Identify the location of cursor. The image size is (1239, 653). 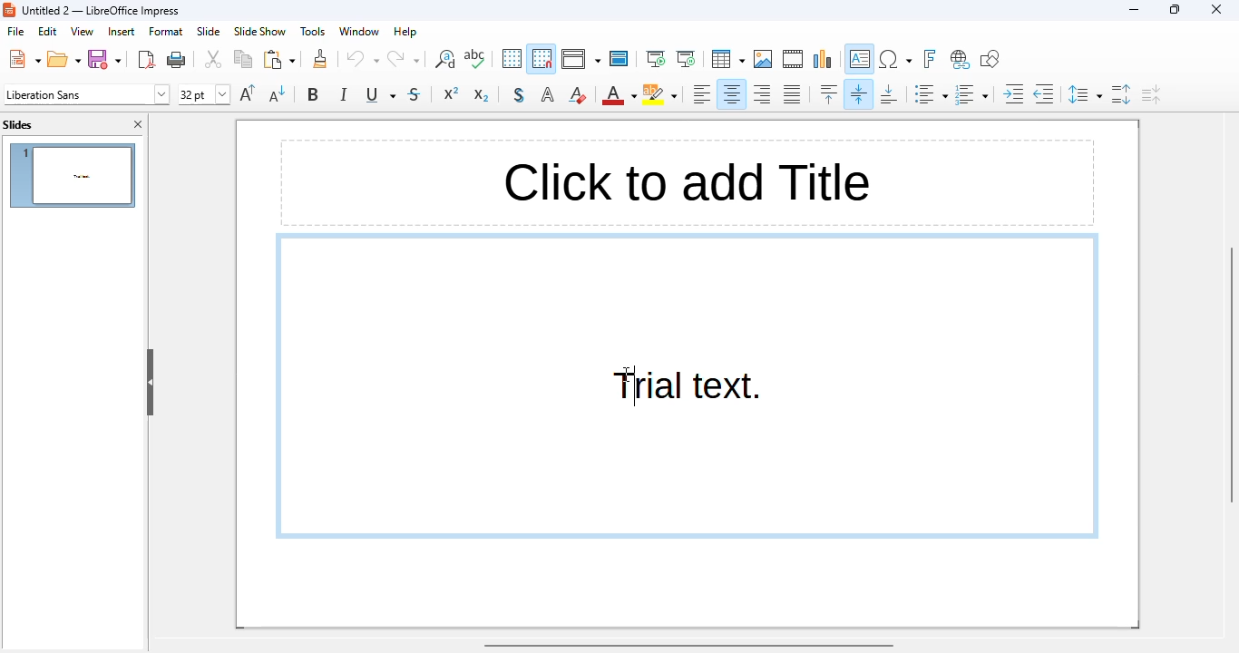
(627, 375).